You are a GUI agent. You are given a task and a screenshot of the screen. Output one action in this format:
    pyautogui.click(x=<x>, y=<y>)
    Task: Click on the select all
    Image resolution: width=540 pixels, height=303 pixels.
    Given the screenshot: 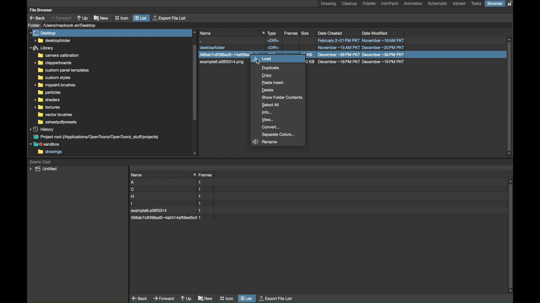 What is the action you would take?
    pyautogui.click(x=271, y=105)
    